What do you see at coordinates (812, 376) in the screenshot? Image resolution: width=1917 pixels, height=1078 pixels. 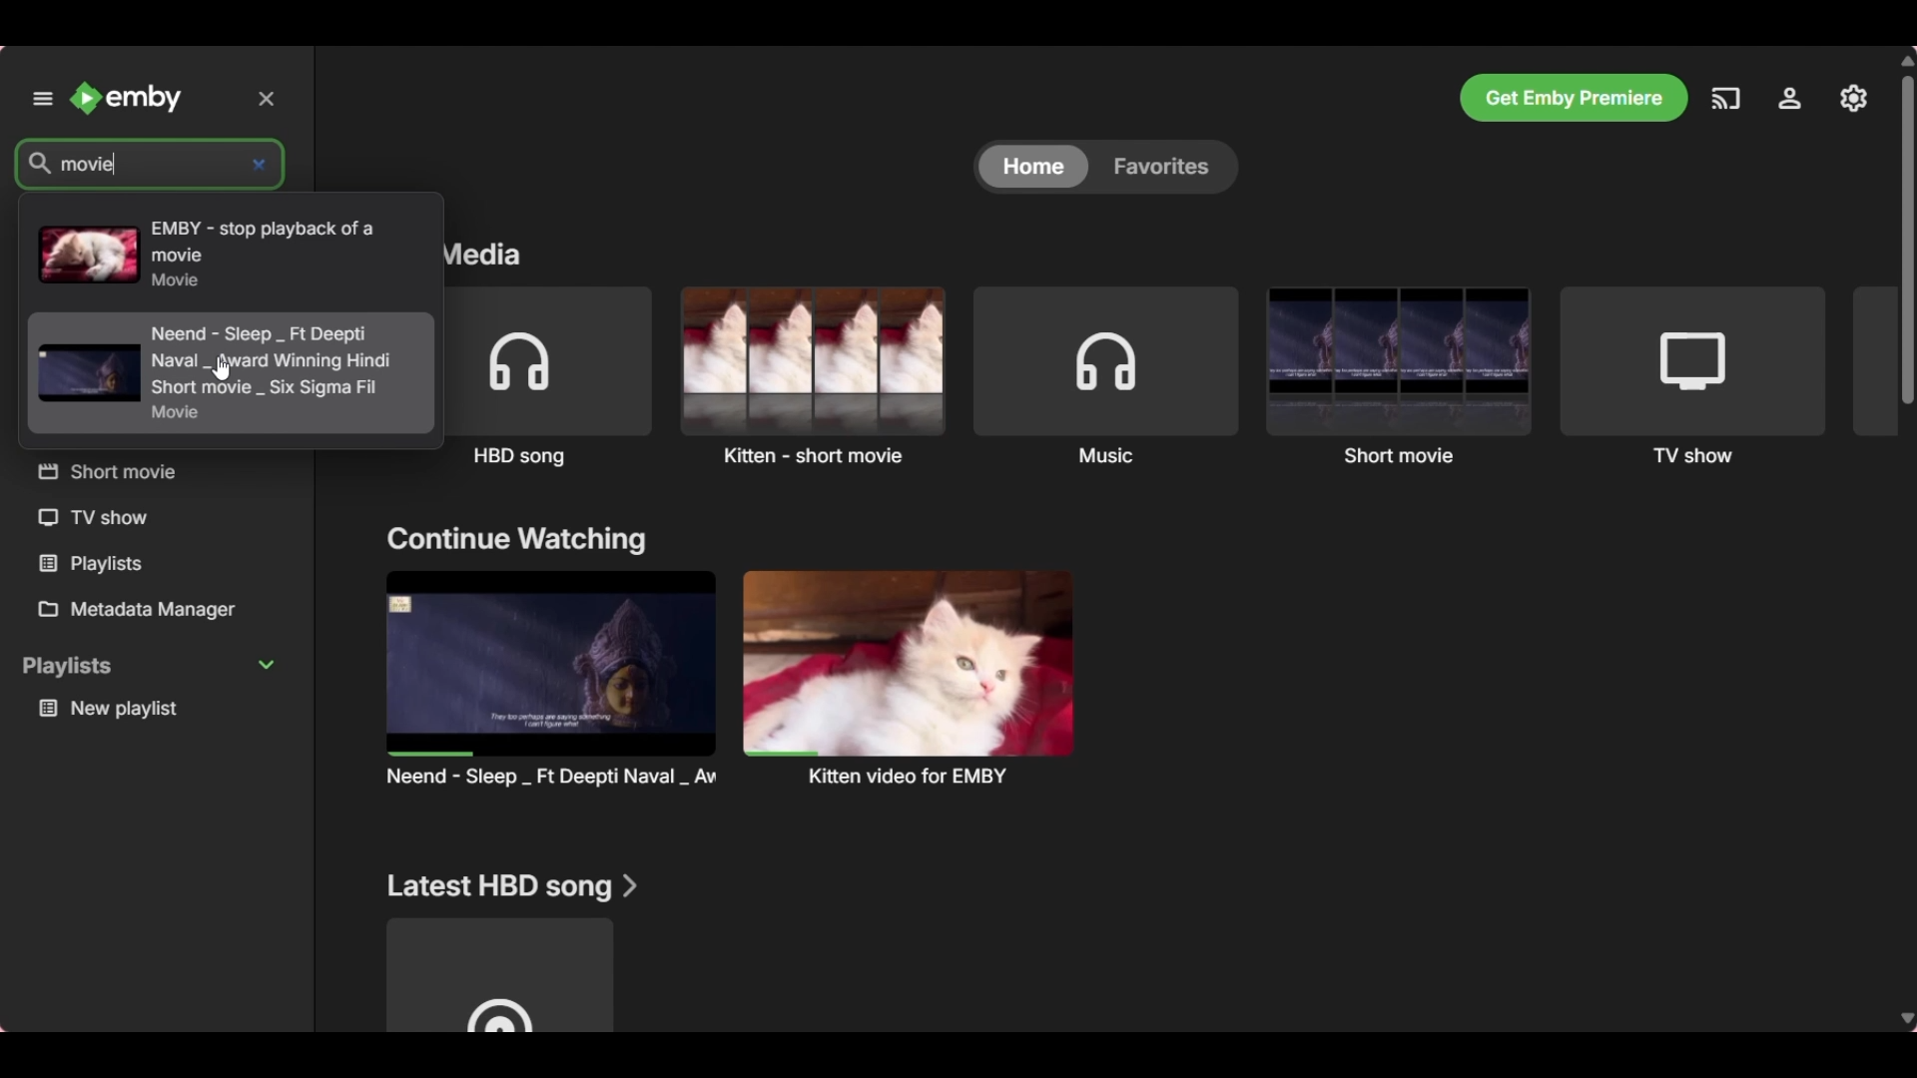 I see `Kitten - short movie` at bounding box center [812, 376].